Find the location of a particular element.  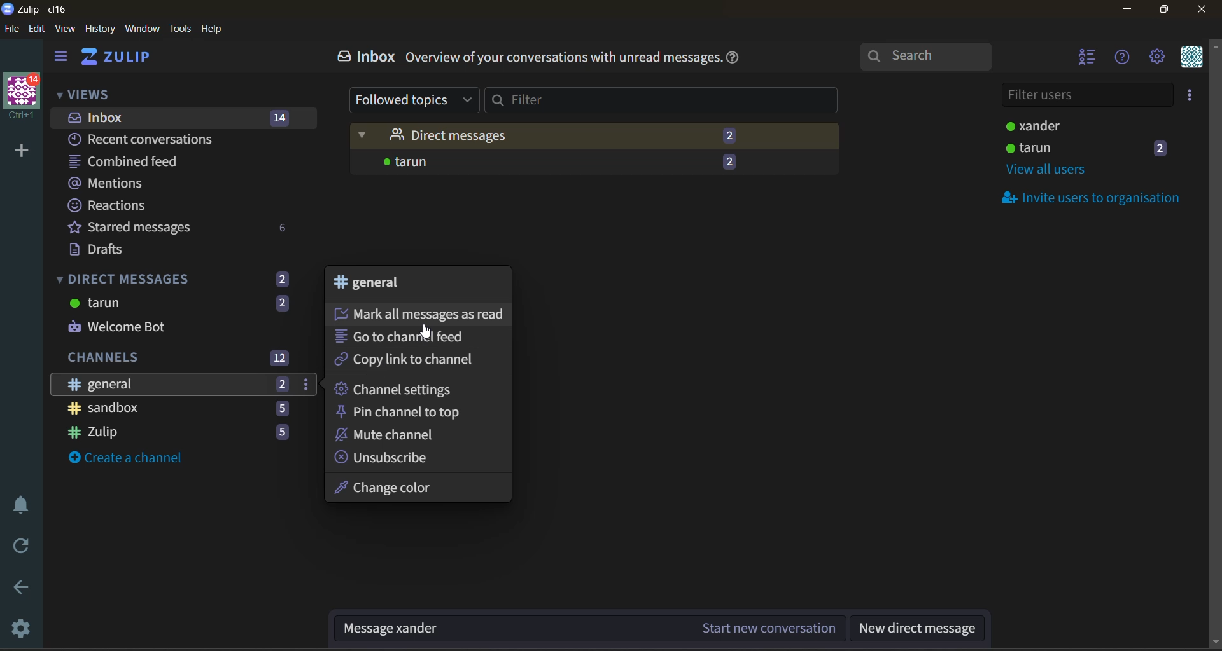

channel settings is located at coordinates (407, 387).